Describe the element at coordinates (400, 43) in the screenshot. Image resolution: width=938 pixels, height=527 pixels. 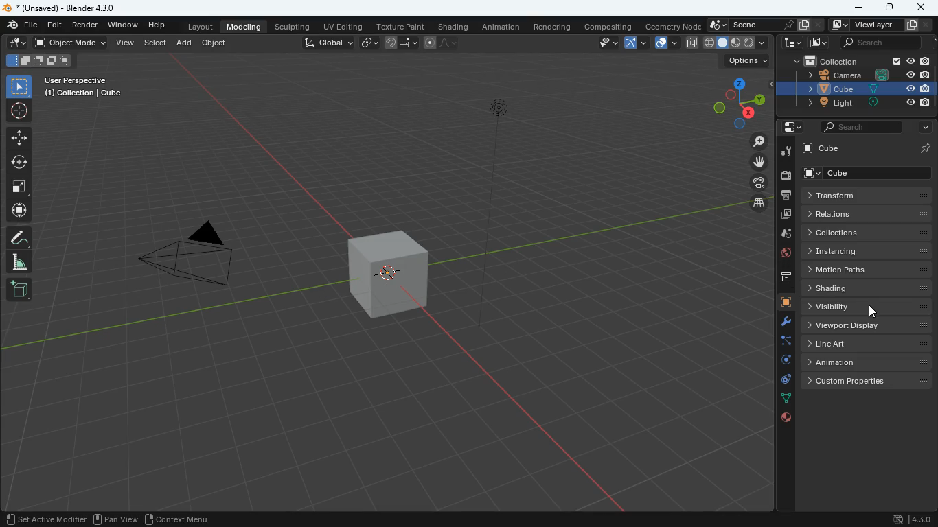
I see `join` at that location.